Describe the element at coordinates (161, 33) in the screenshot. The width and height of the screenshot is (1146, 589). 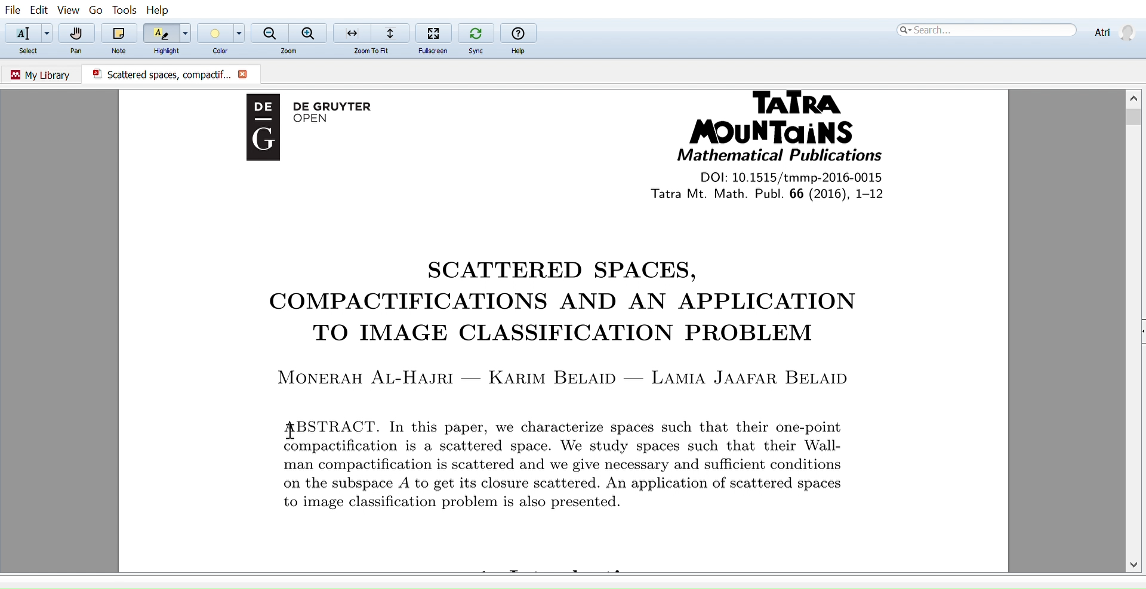
I see `Highlight` at that location.